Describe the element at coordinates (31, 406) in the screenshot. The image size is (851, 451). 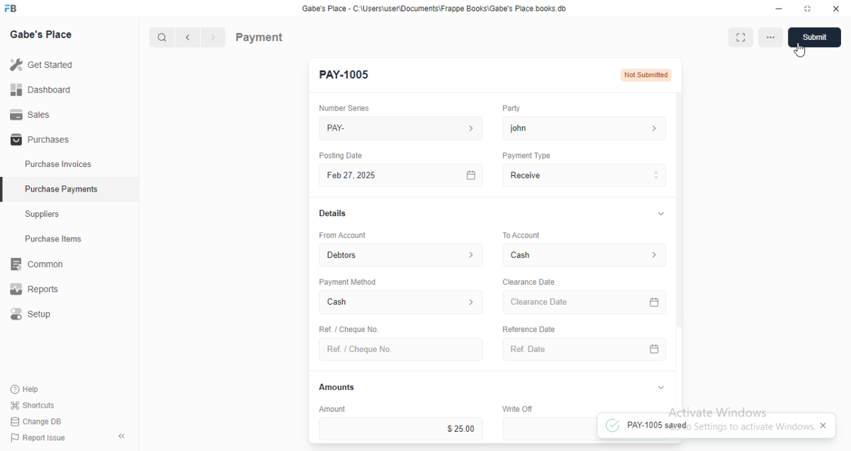
I see `Shortcuts` at that location.